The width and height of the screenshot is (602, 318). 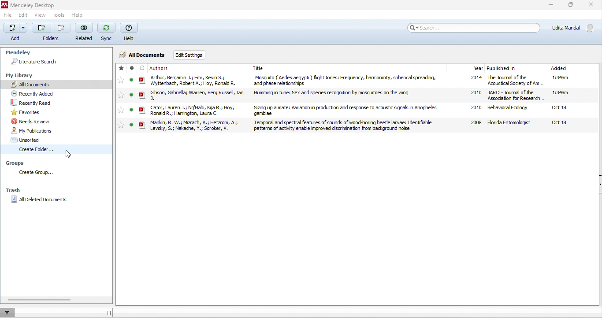 I want to click on published in, so click(x=502, y=69).